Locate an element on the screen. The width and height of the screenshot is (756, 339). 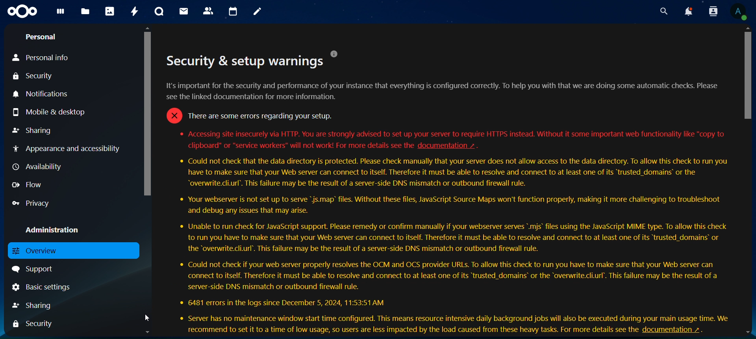
administration is located at coordinates (55, 231).